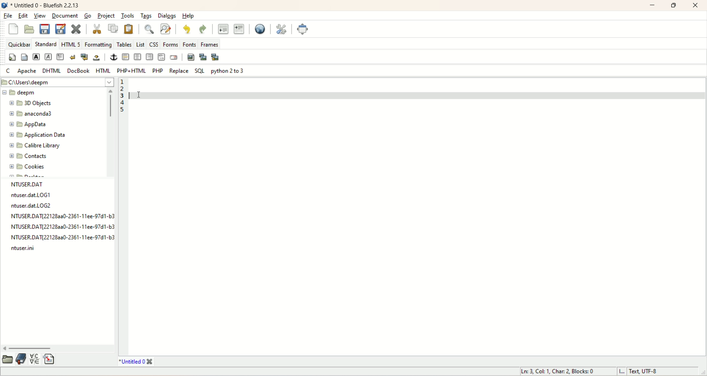  I want to click on title, so click(46, 6).